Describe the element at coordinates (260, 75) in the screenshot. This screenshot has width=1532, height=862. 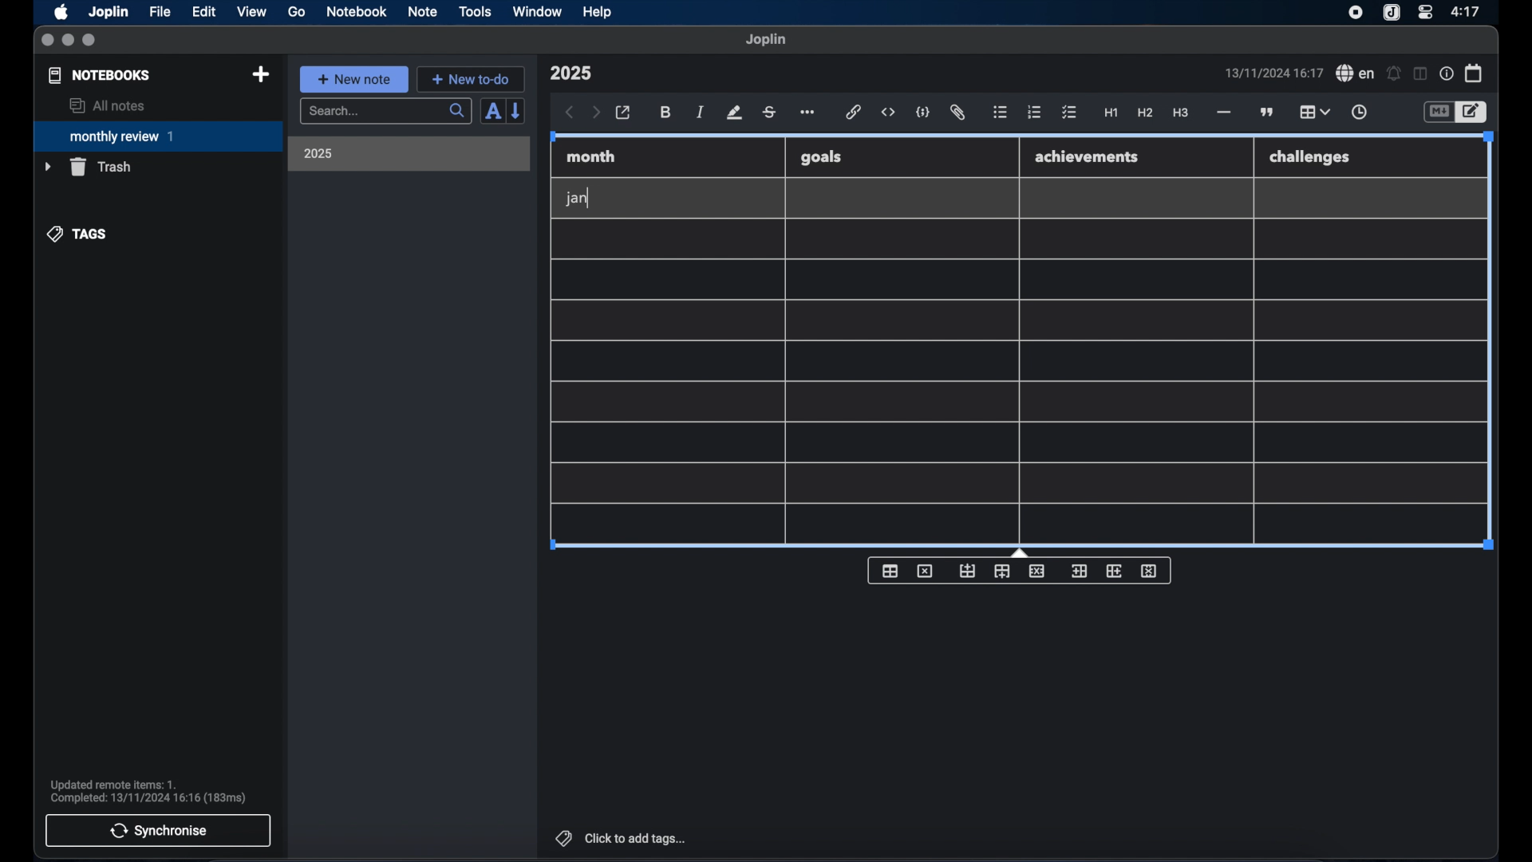
I see `new notebook` at that location.